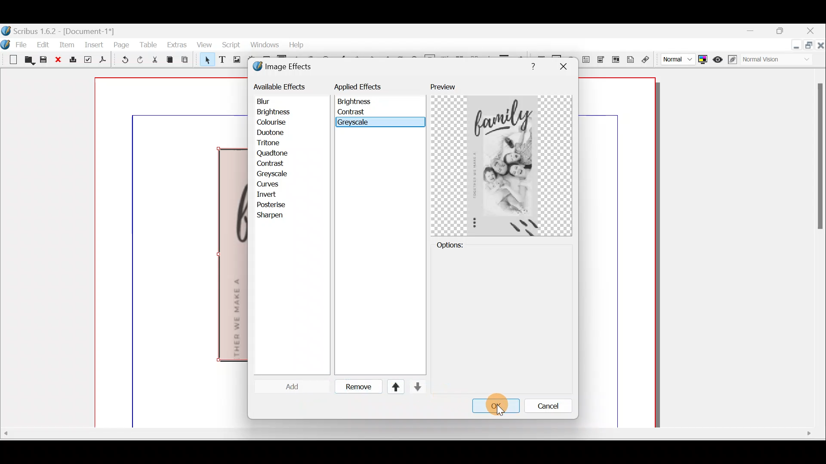  Describe the element at coordinates (187, 60) in the screenshot. I see `Paste` at that location.